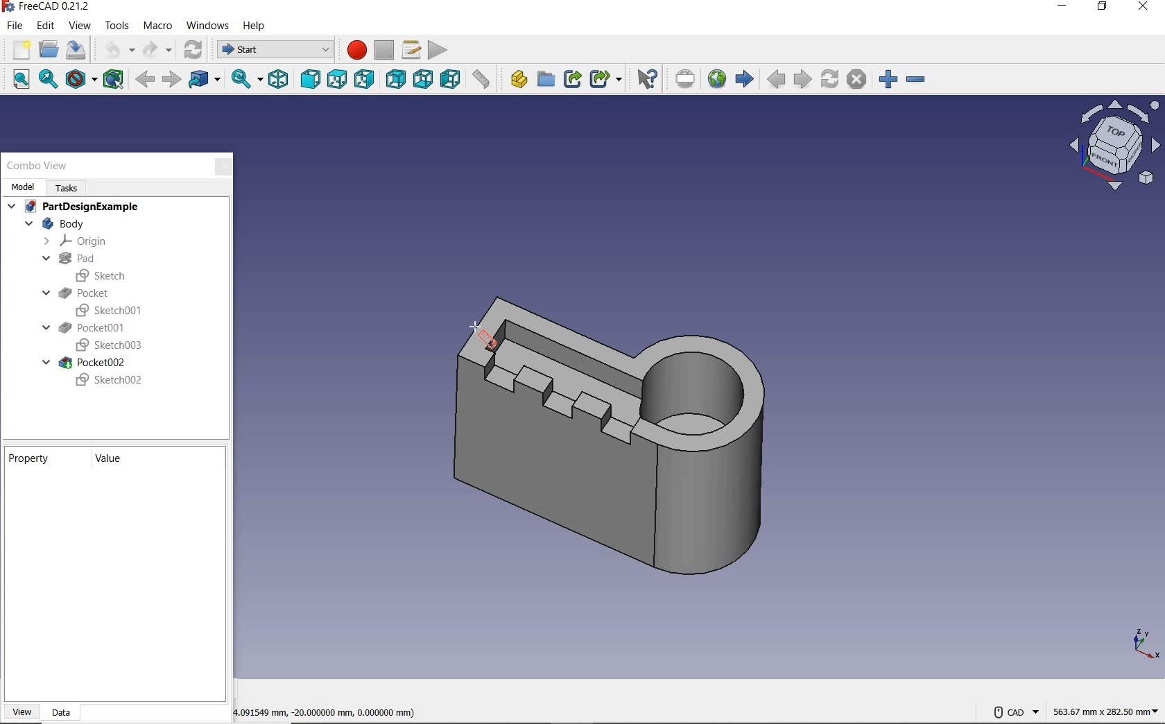 The width and height of the screenshot is (1165, 724). What do you see at coordinates (494, 353) in the screenshot?
I see `Distance tool at point A` at bounding box center [494, 353].